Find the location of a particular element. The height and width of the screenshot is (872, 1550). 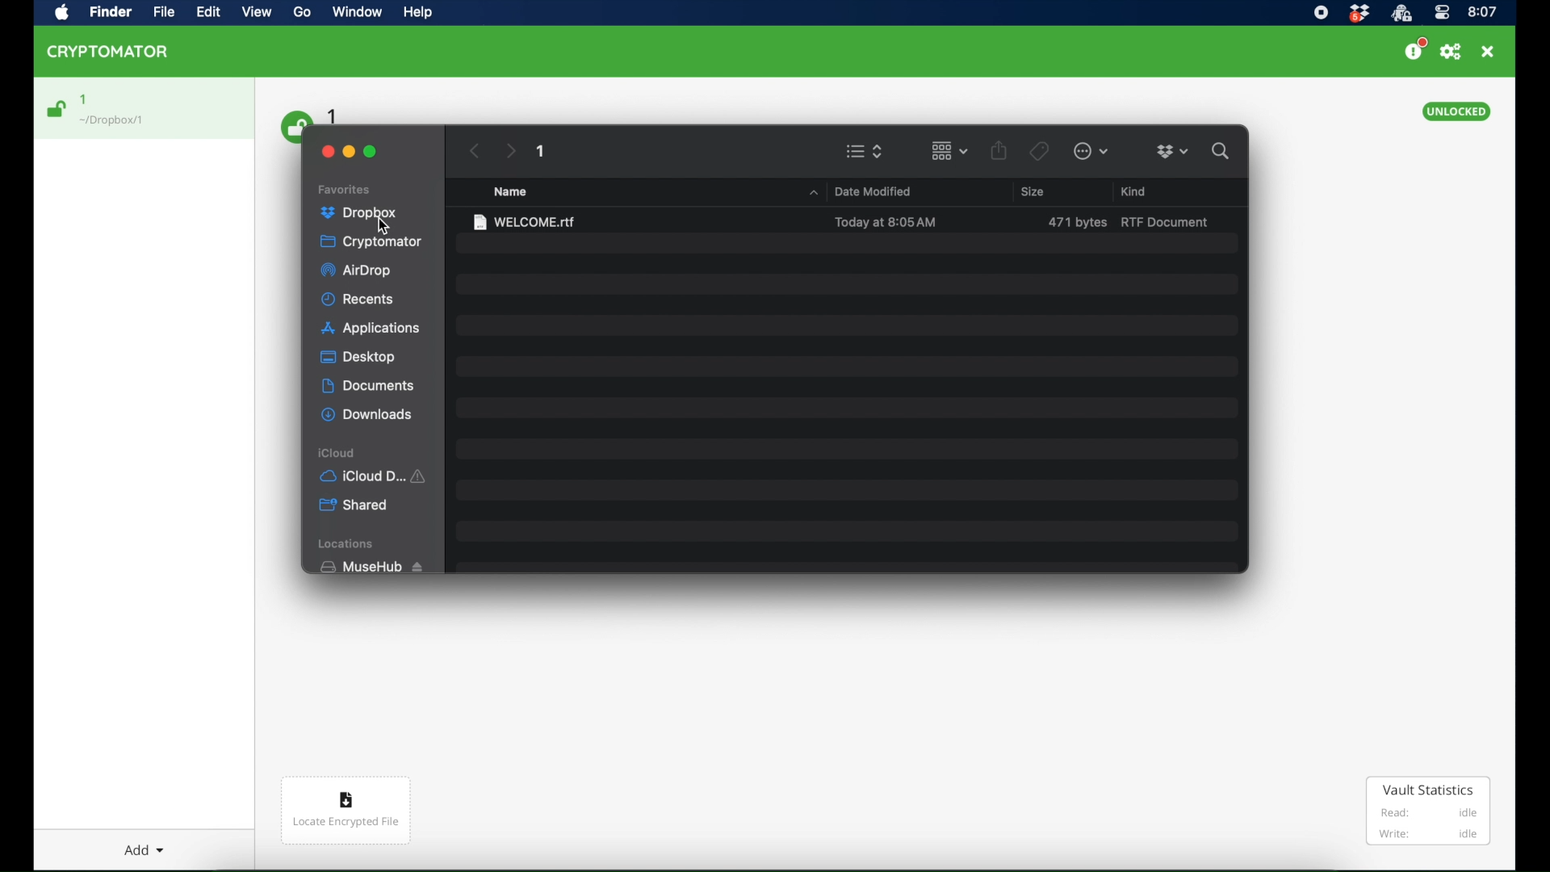

tags is located at coordinates (1038, 150).